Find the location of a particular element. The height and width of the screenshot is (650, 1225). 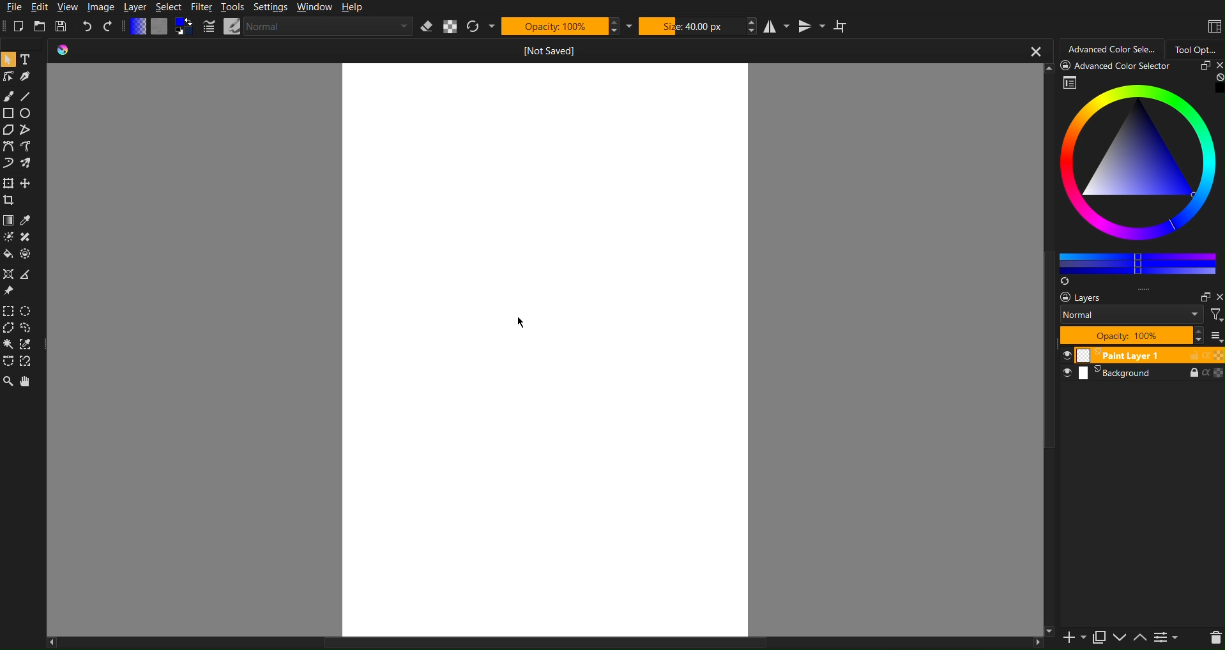

Open is located at coordinates (39, 26).